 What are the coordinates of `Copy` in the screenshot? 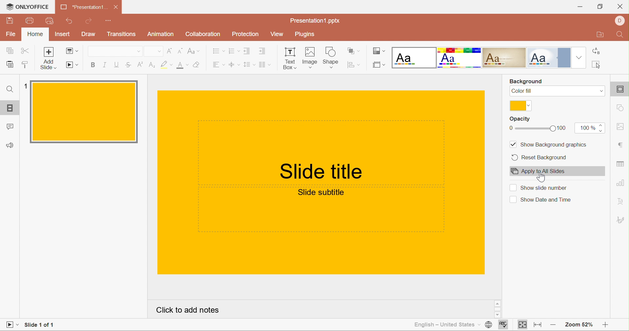 It's located at (8, 50).